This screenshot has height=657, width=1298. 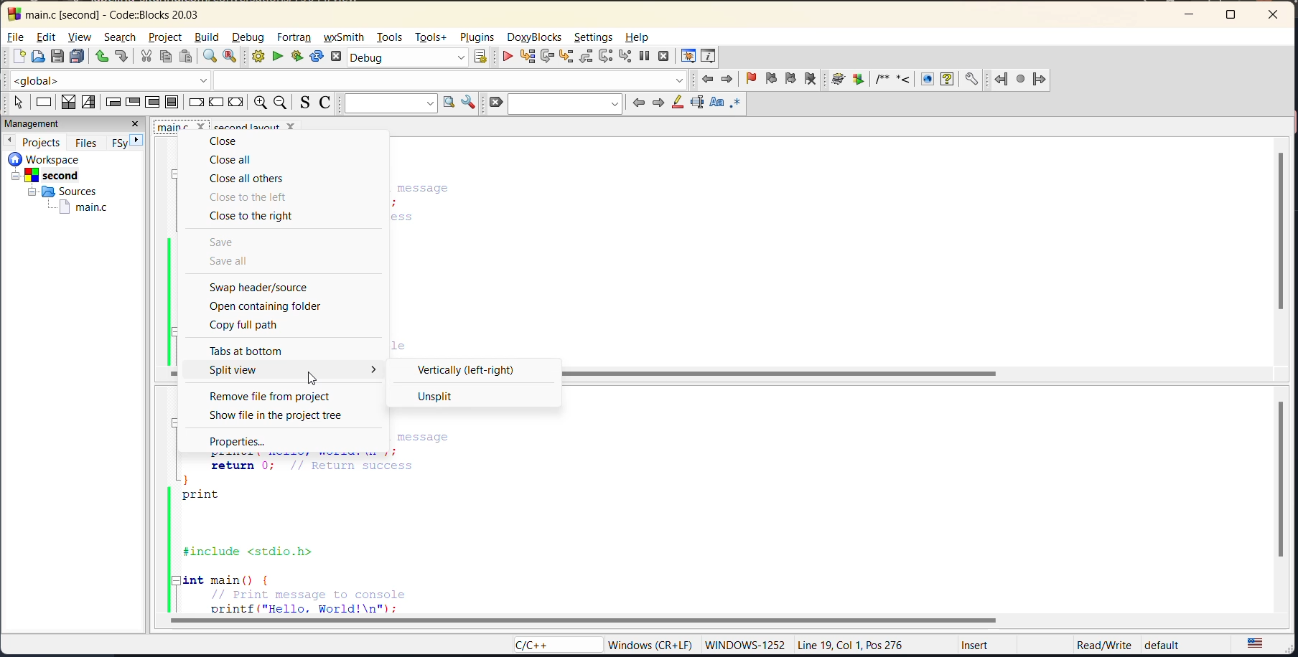 What do you see at coordinates (678, 103) in the screenshot?
I see `highlight` at bounding box center [678, 103].